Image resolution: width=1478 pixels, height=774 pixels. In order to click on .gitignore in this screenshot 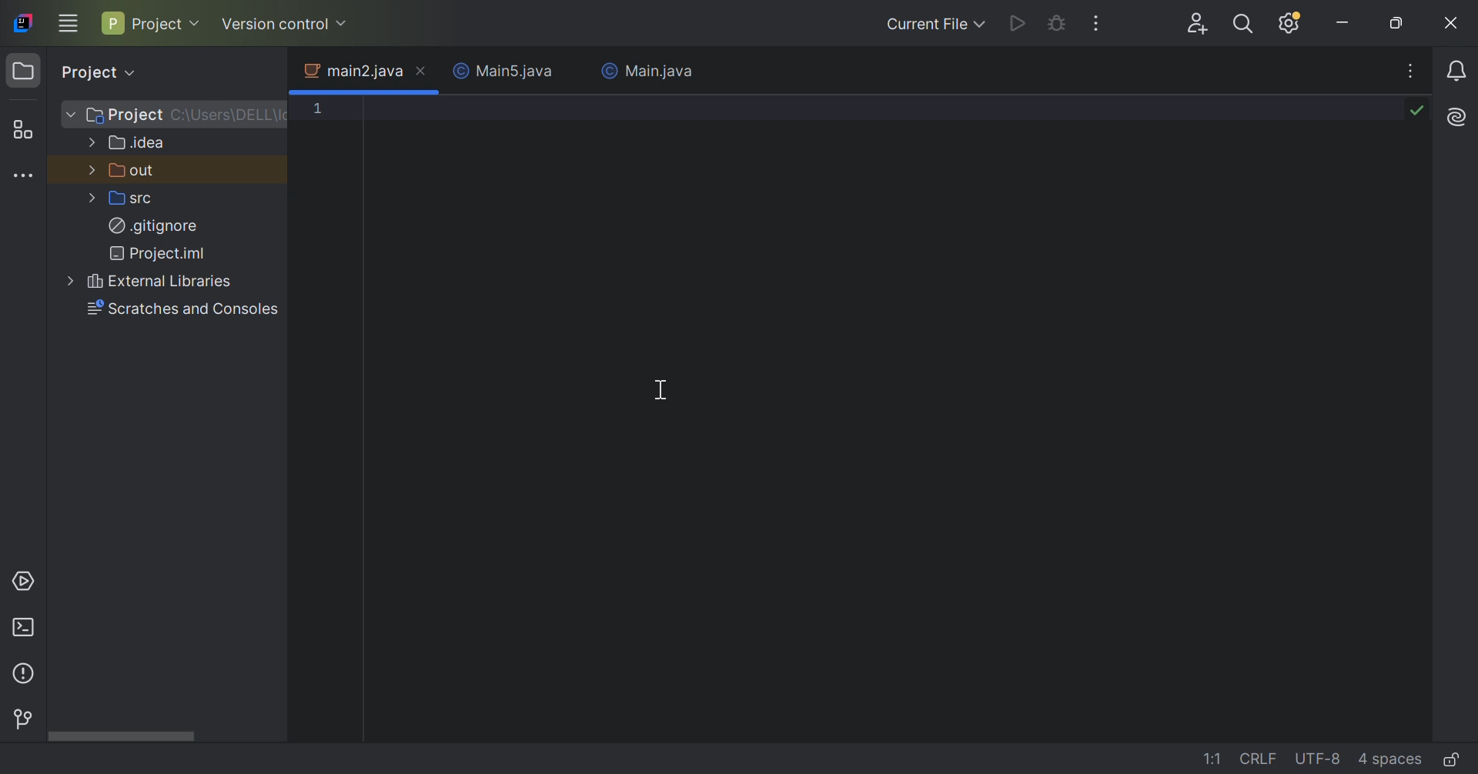, I will do `click(153, 224)`.